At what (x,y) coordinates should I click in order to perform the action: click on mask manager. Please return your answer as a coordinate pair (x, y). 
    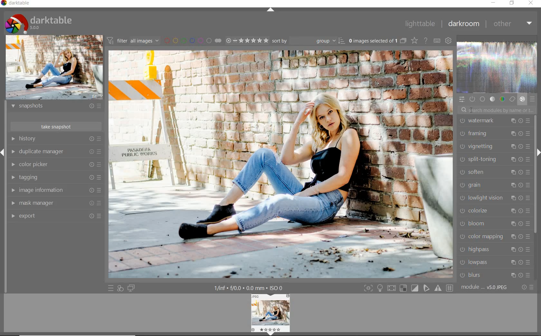
    Looking at the image, I should click on (55, 202).